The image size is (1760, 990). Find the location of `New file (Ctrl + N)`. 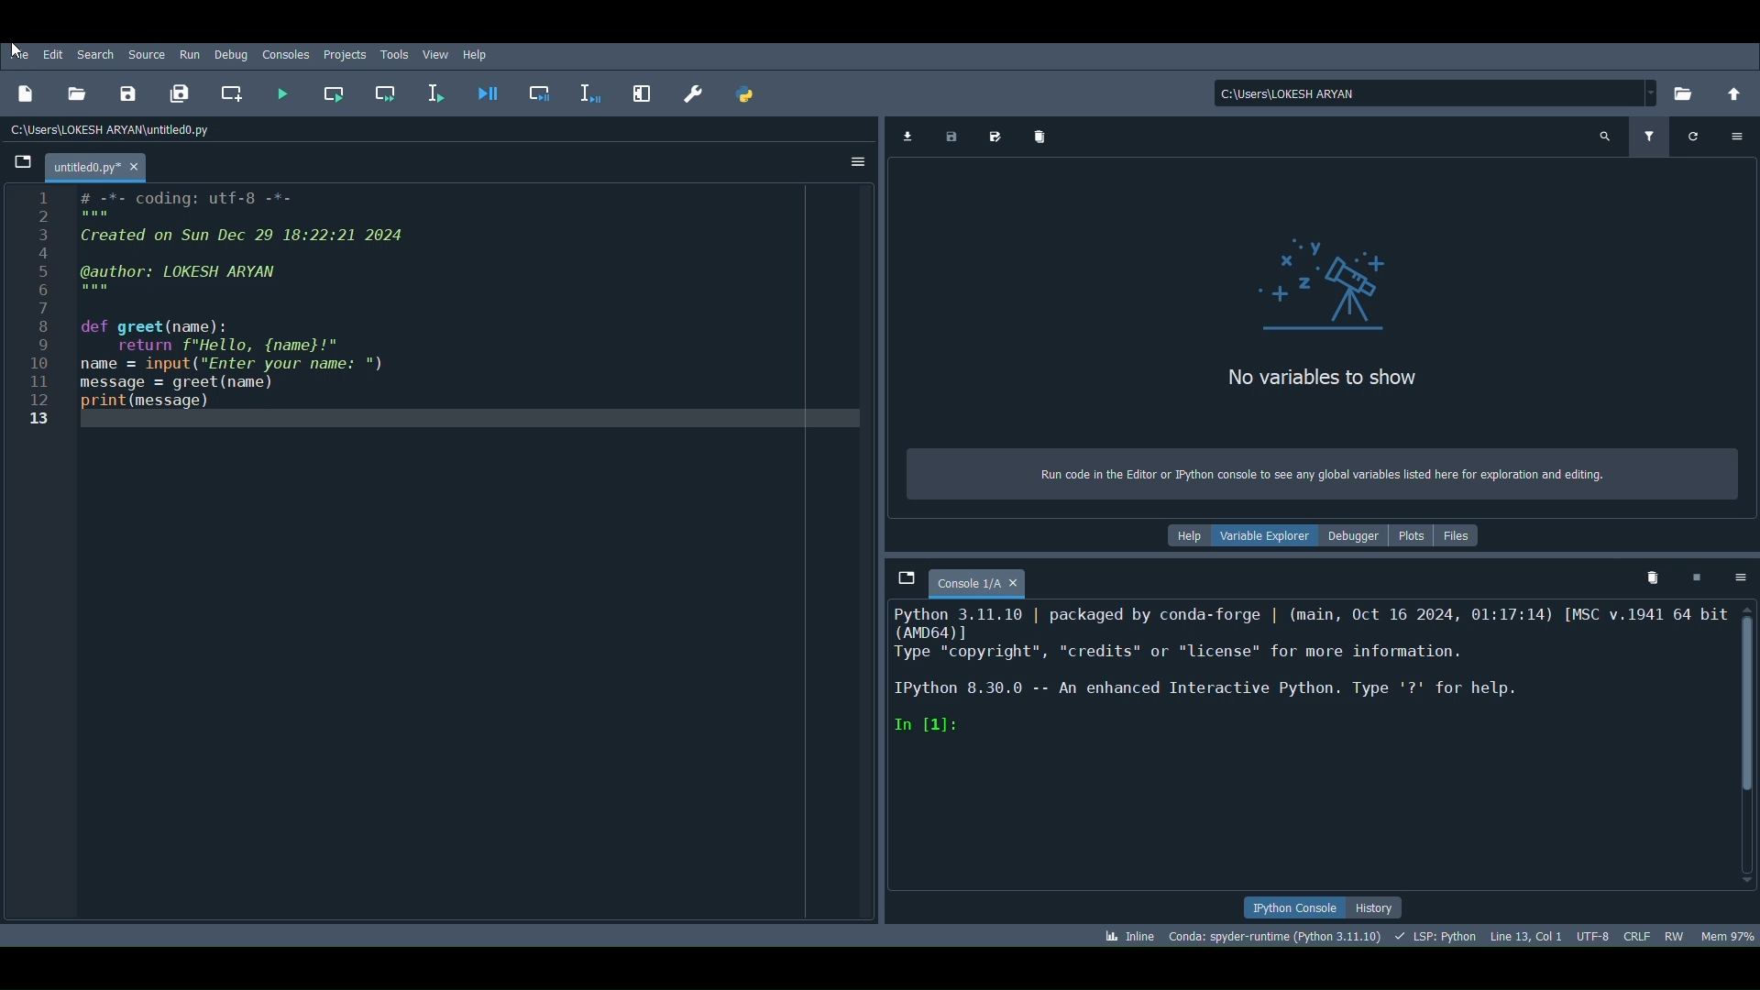

New file (Ctrl + N) is located at coordinates (26, 93).